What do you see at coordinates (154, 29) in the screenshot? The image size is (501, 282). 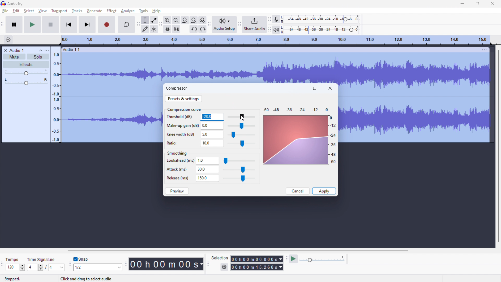 I see `multi tool` at bounding box center [154, 29].